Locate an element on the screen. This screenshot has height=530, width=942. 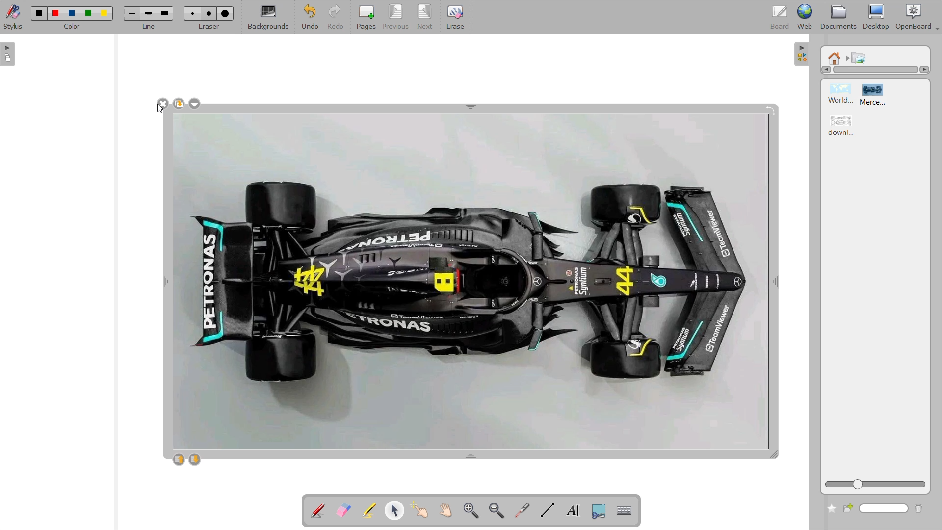
documents is located at coordinates (838, 16).